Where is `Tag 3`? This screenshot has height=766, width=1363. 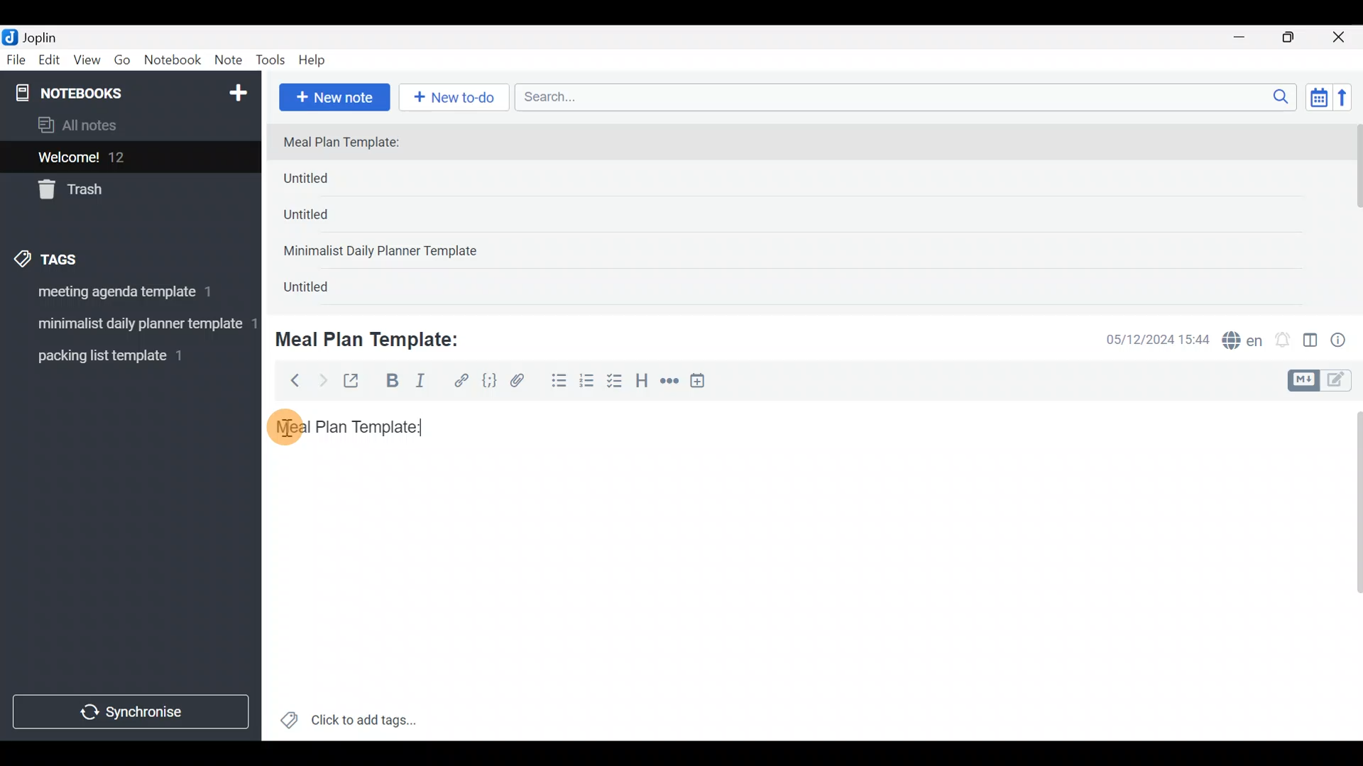
Tag 3 is located at coordinates (126, 355).